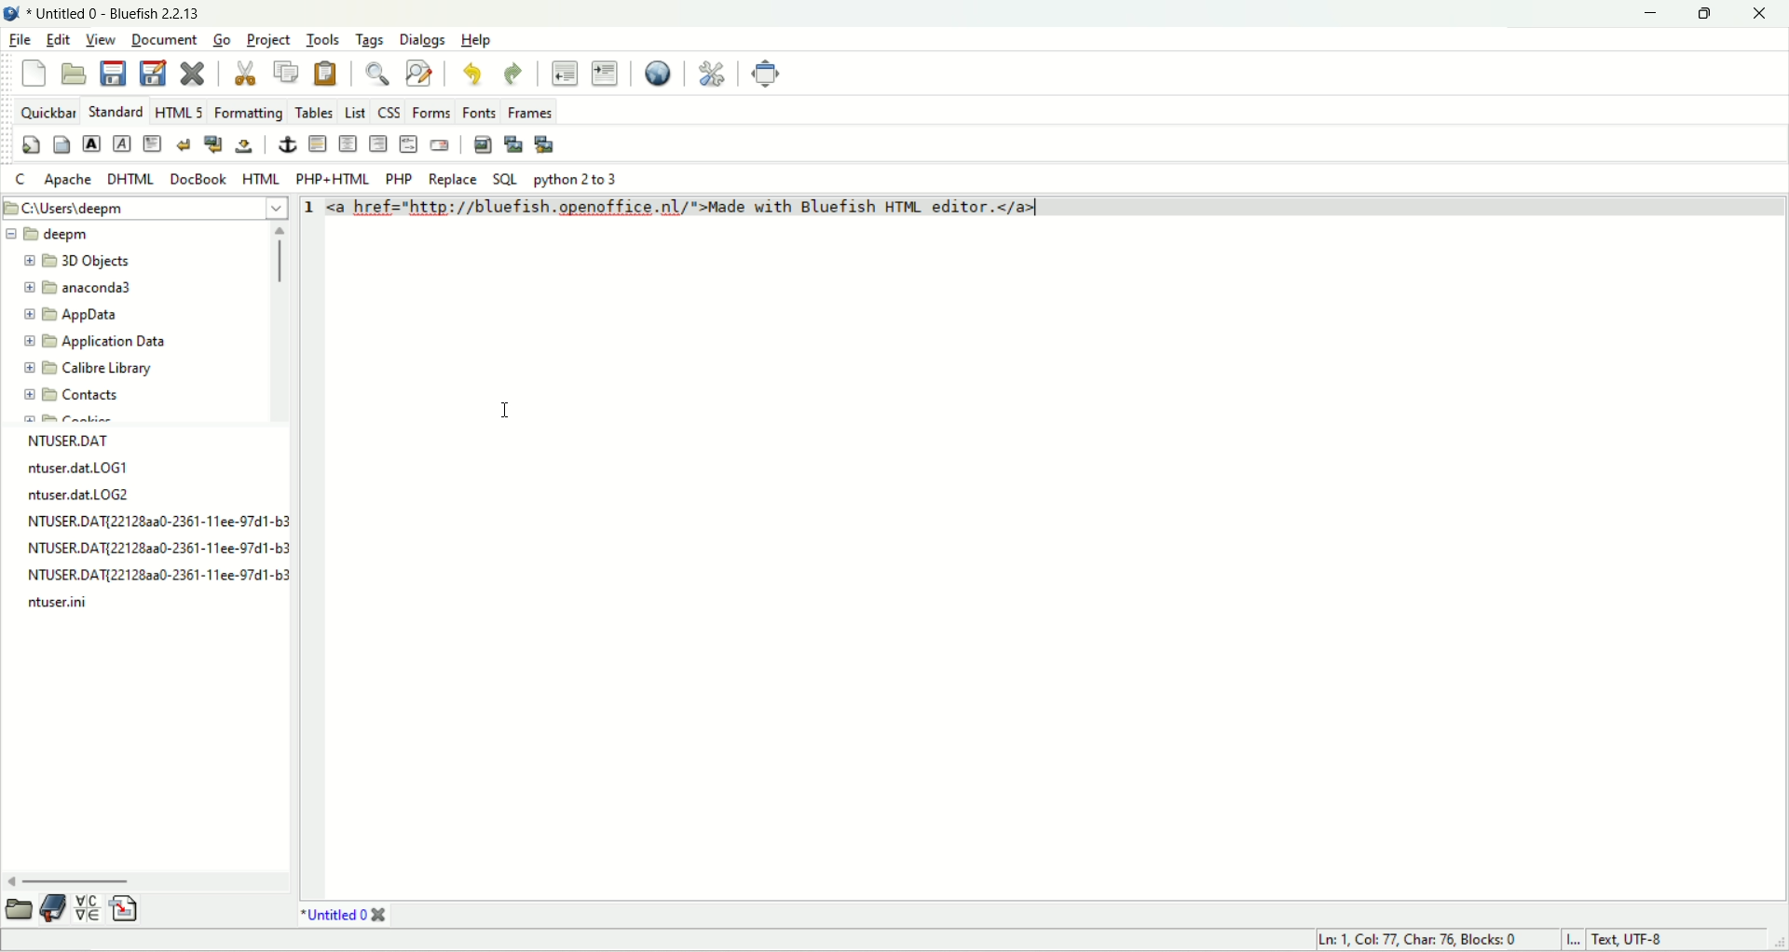 The image size is (1789, 952). I want to click on SQL, so click(504, 180).